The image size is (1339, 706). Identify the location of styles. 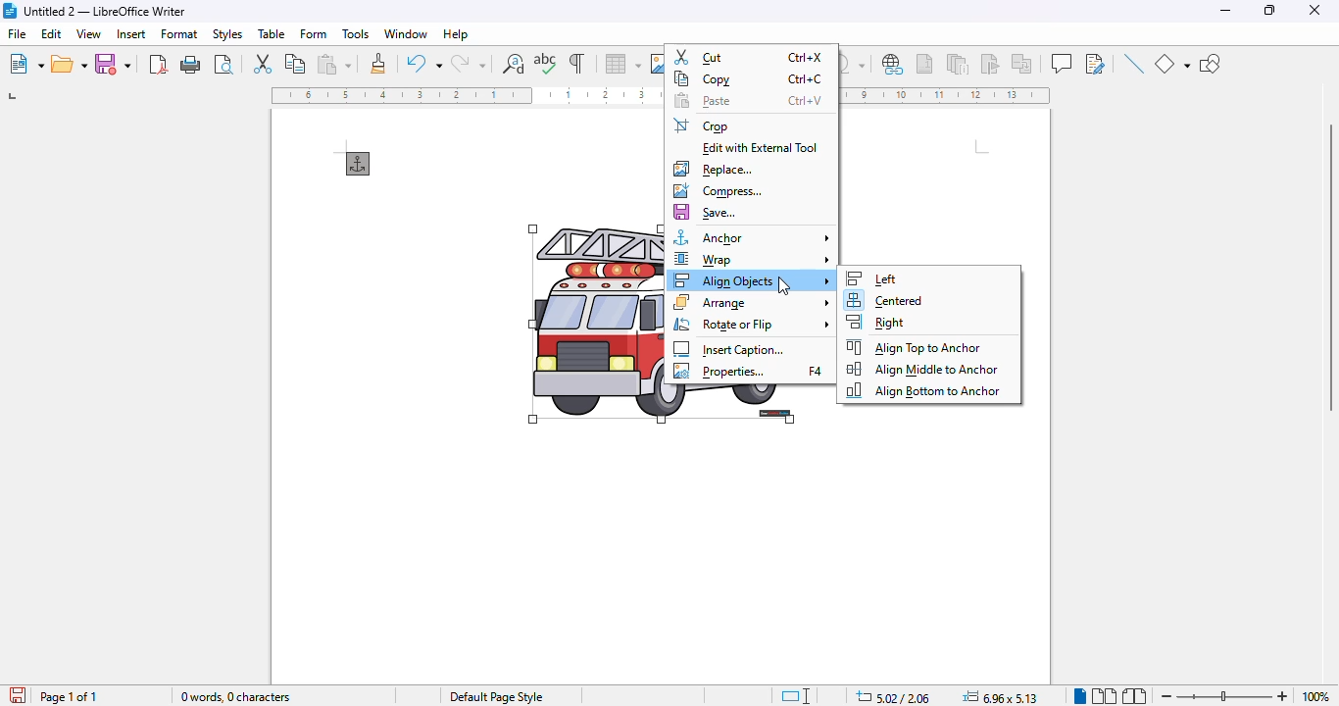
(227, 34).